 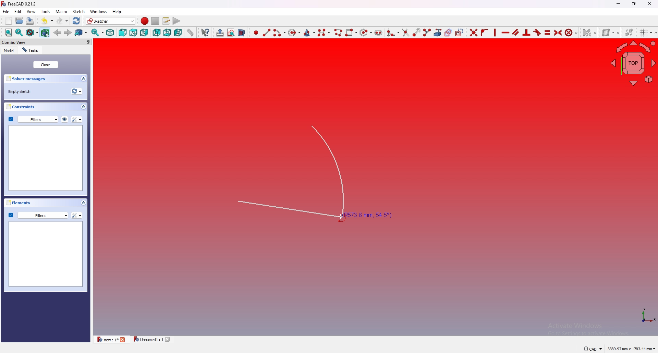 I want to click on Unnamed1 : 1, so click(x=147, y=339).